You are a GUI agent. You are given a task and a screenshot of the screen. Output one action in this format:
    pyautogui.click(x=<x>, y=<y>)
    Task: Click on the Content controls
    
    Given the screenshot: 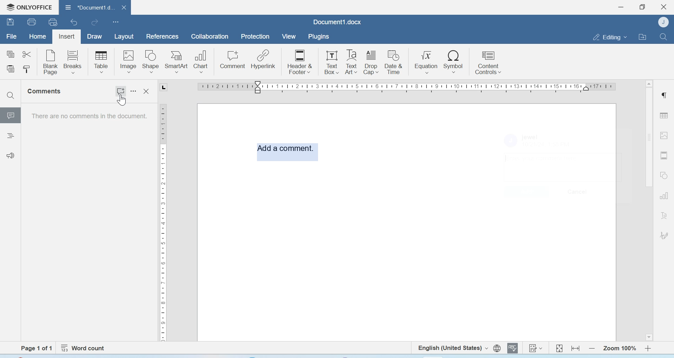 What is the action you would take?
    pyautogui.click(x=488, y=61)
    